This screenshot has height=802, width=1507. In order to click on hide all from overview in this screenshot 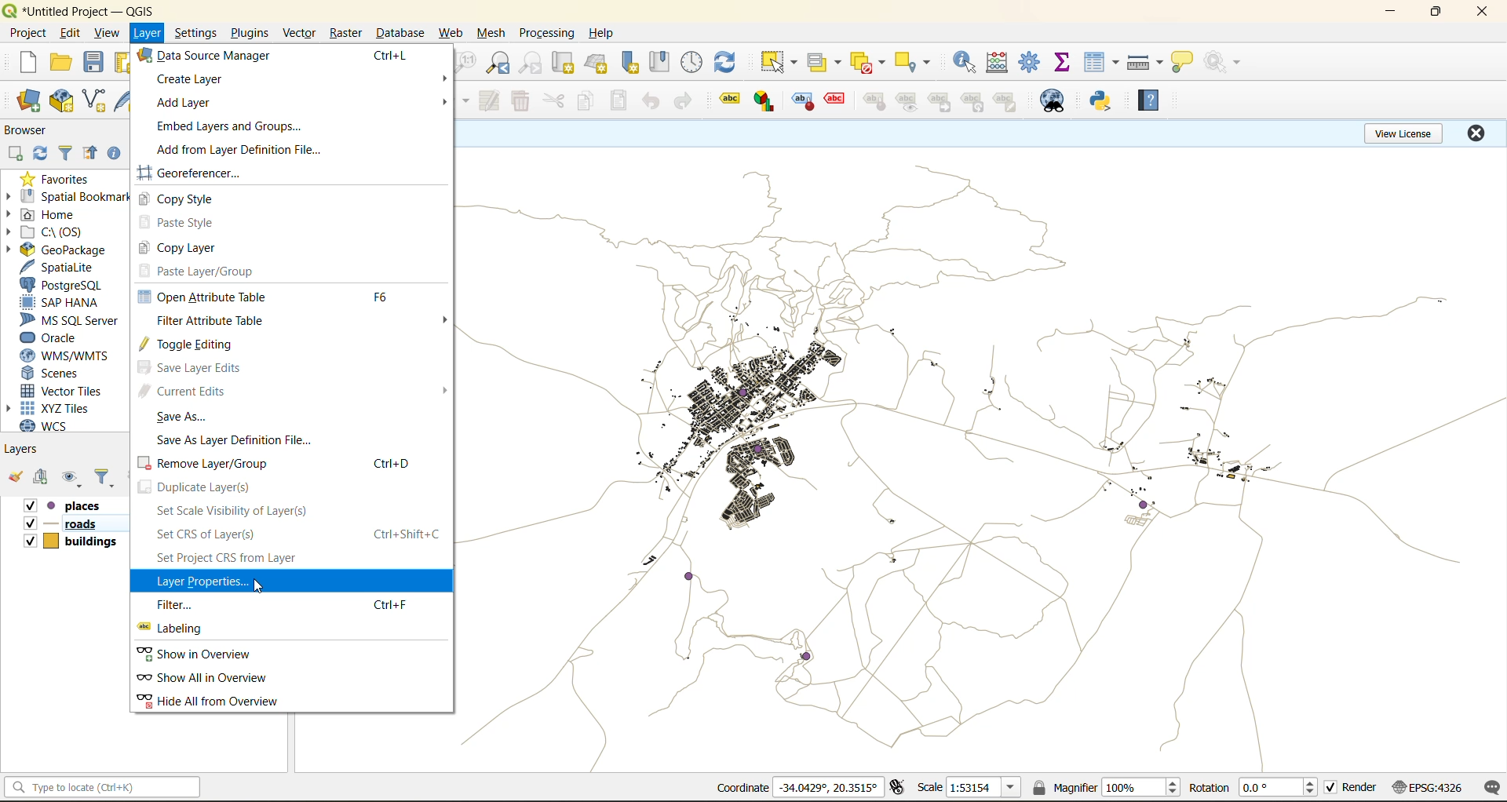, I will do `click(221, 701)`.